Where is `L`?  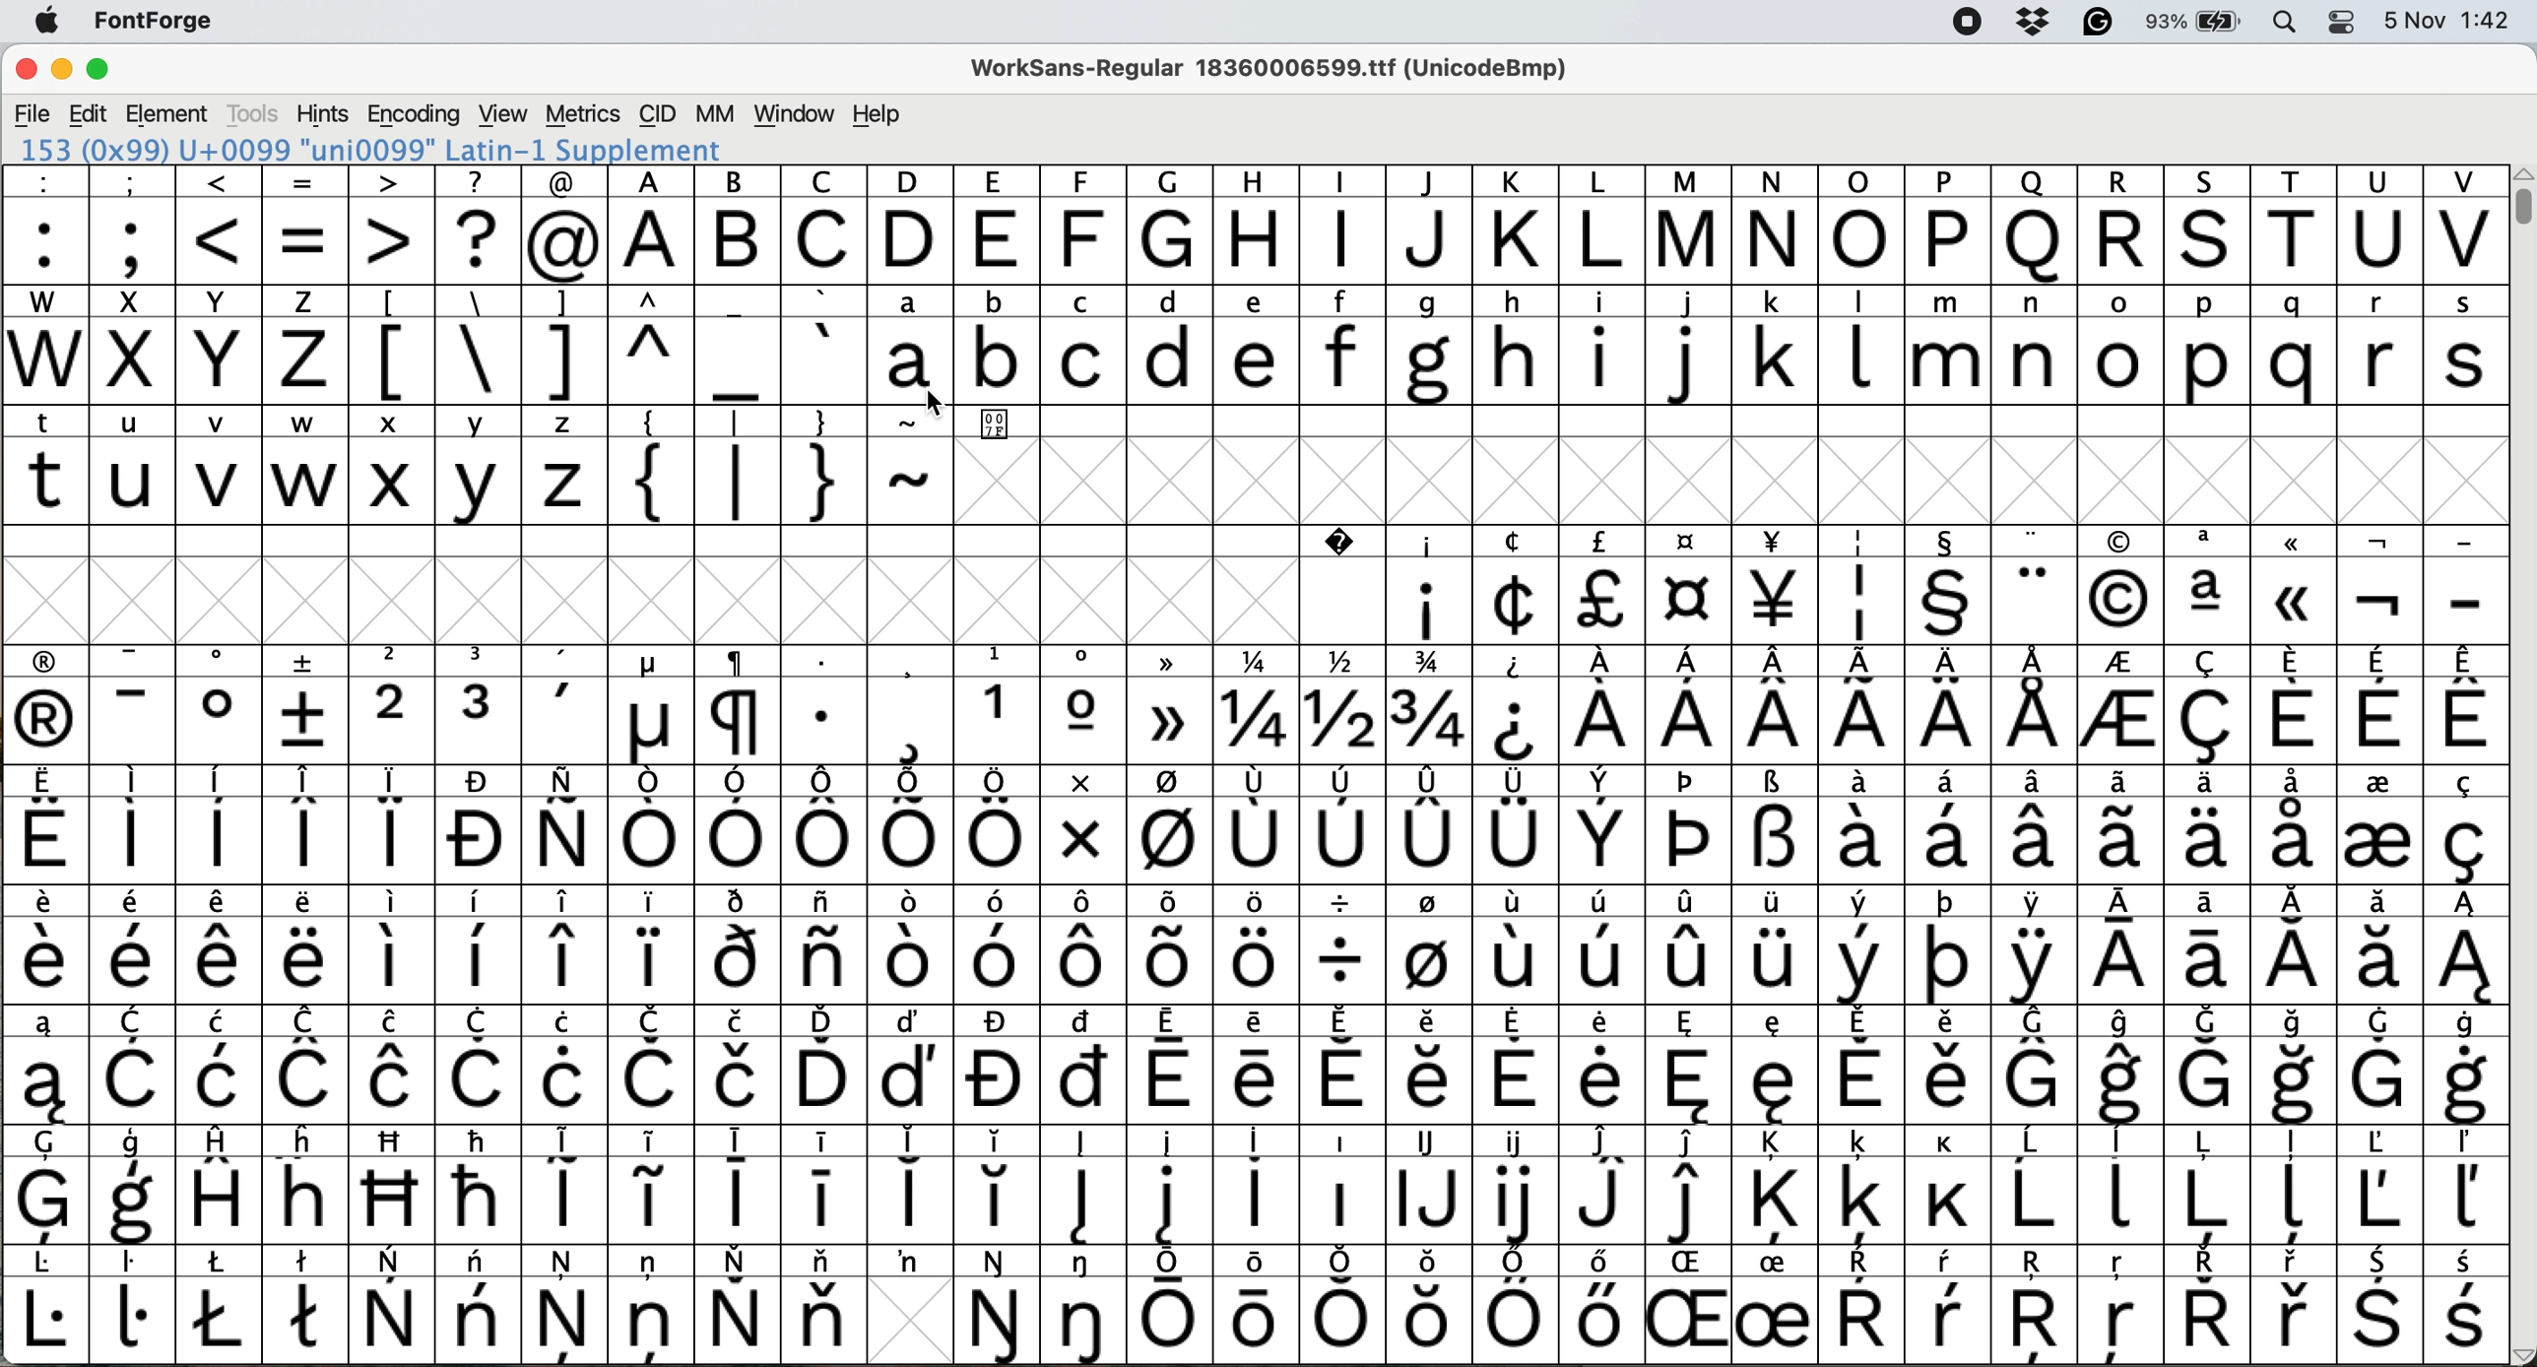
L is located at coordinates (1600, 226).